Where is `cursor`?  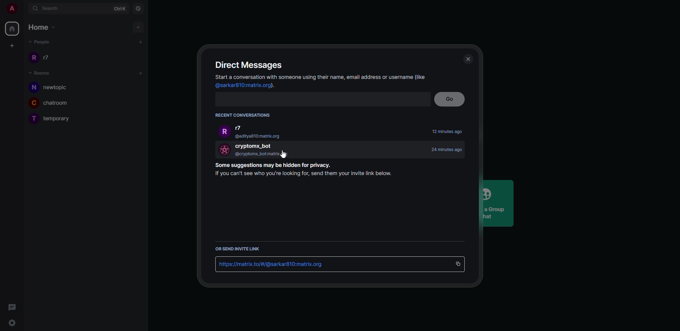
cursor is located at coordinates (287, 156).